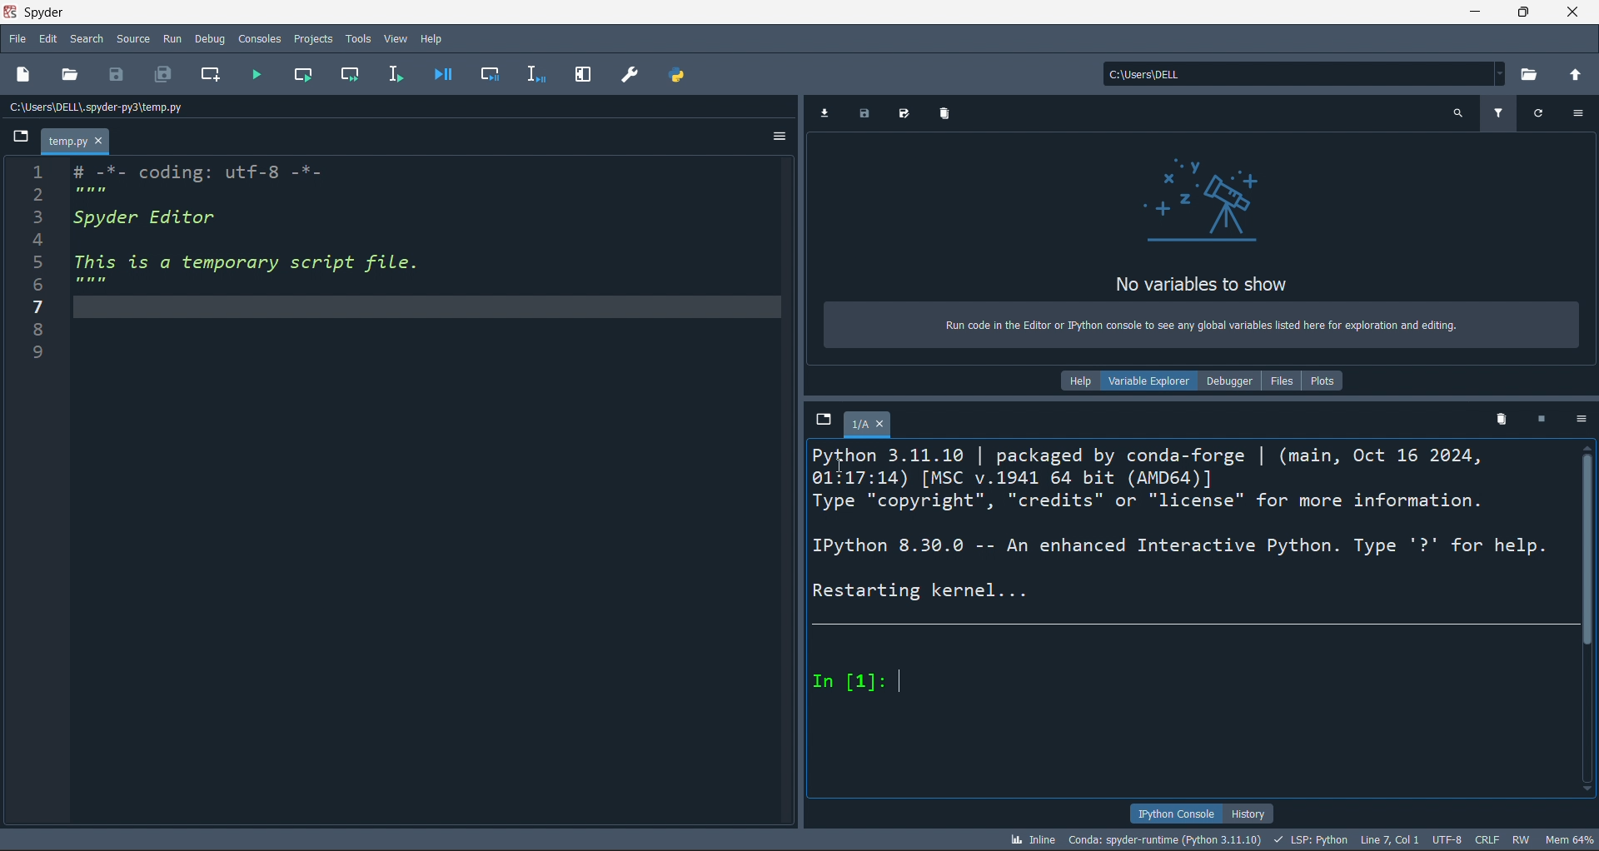 Image resolution: width=1599 pixels, height=851 pixels. I want to click on browse tabs, so click(823, 421).